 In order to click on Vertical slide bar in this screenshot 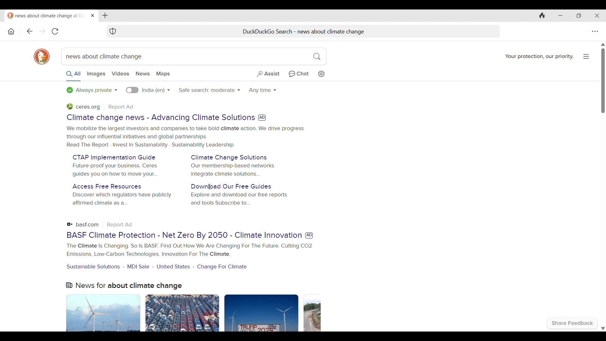, I will do `click(604, 81)`.